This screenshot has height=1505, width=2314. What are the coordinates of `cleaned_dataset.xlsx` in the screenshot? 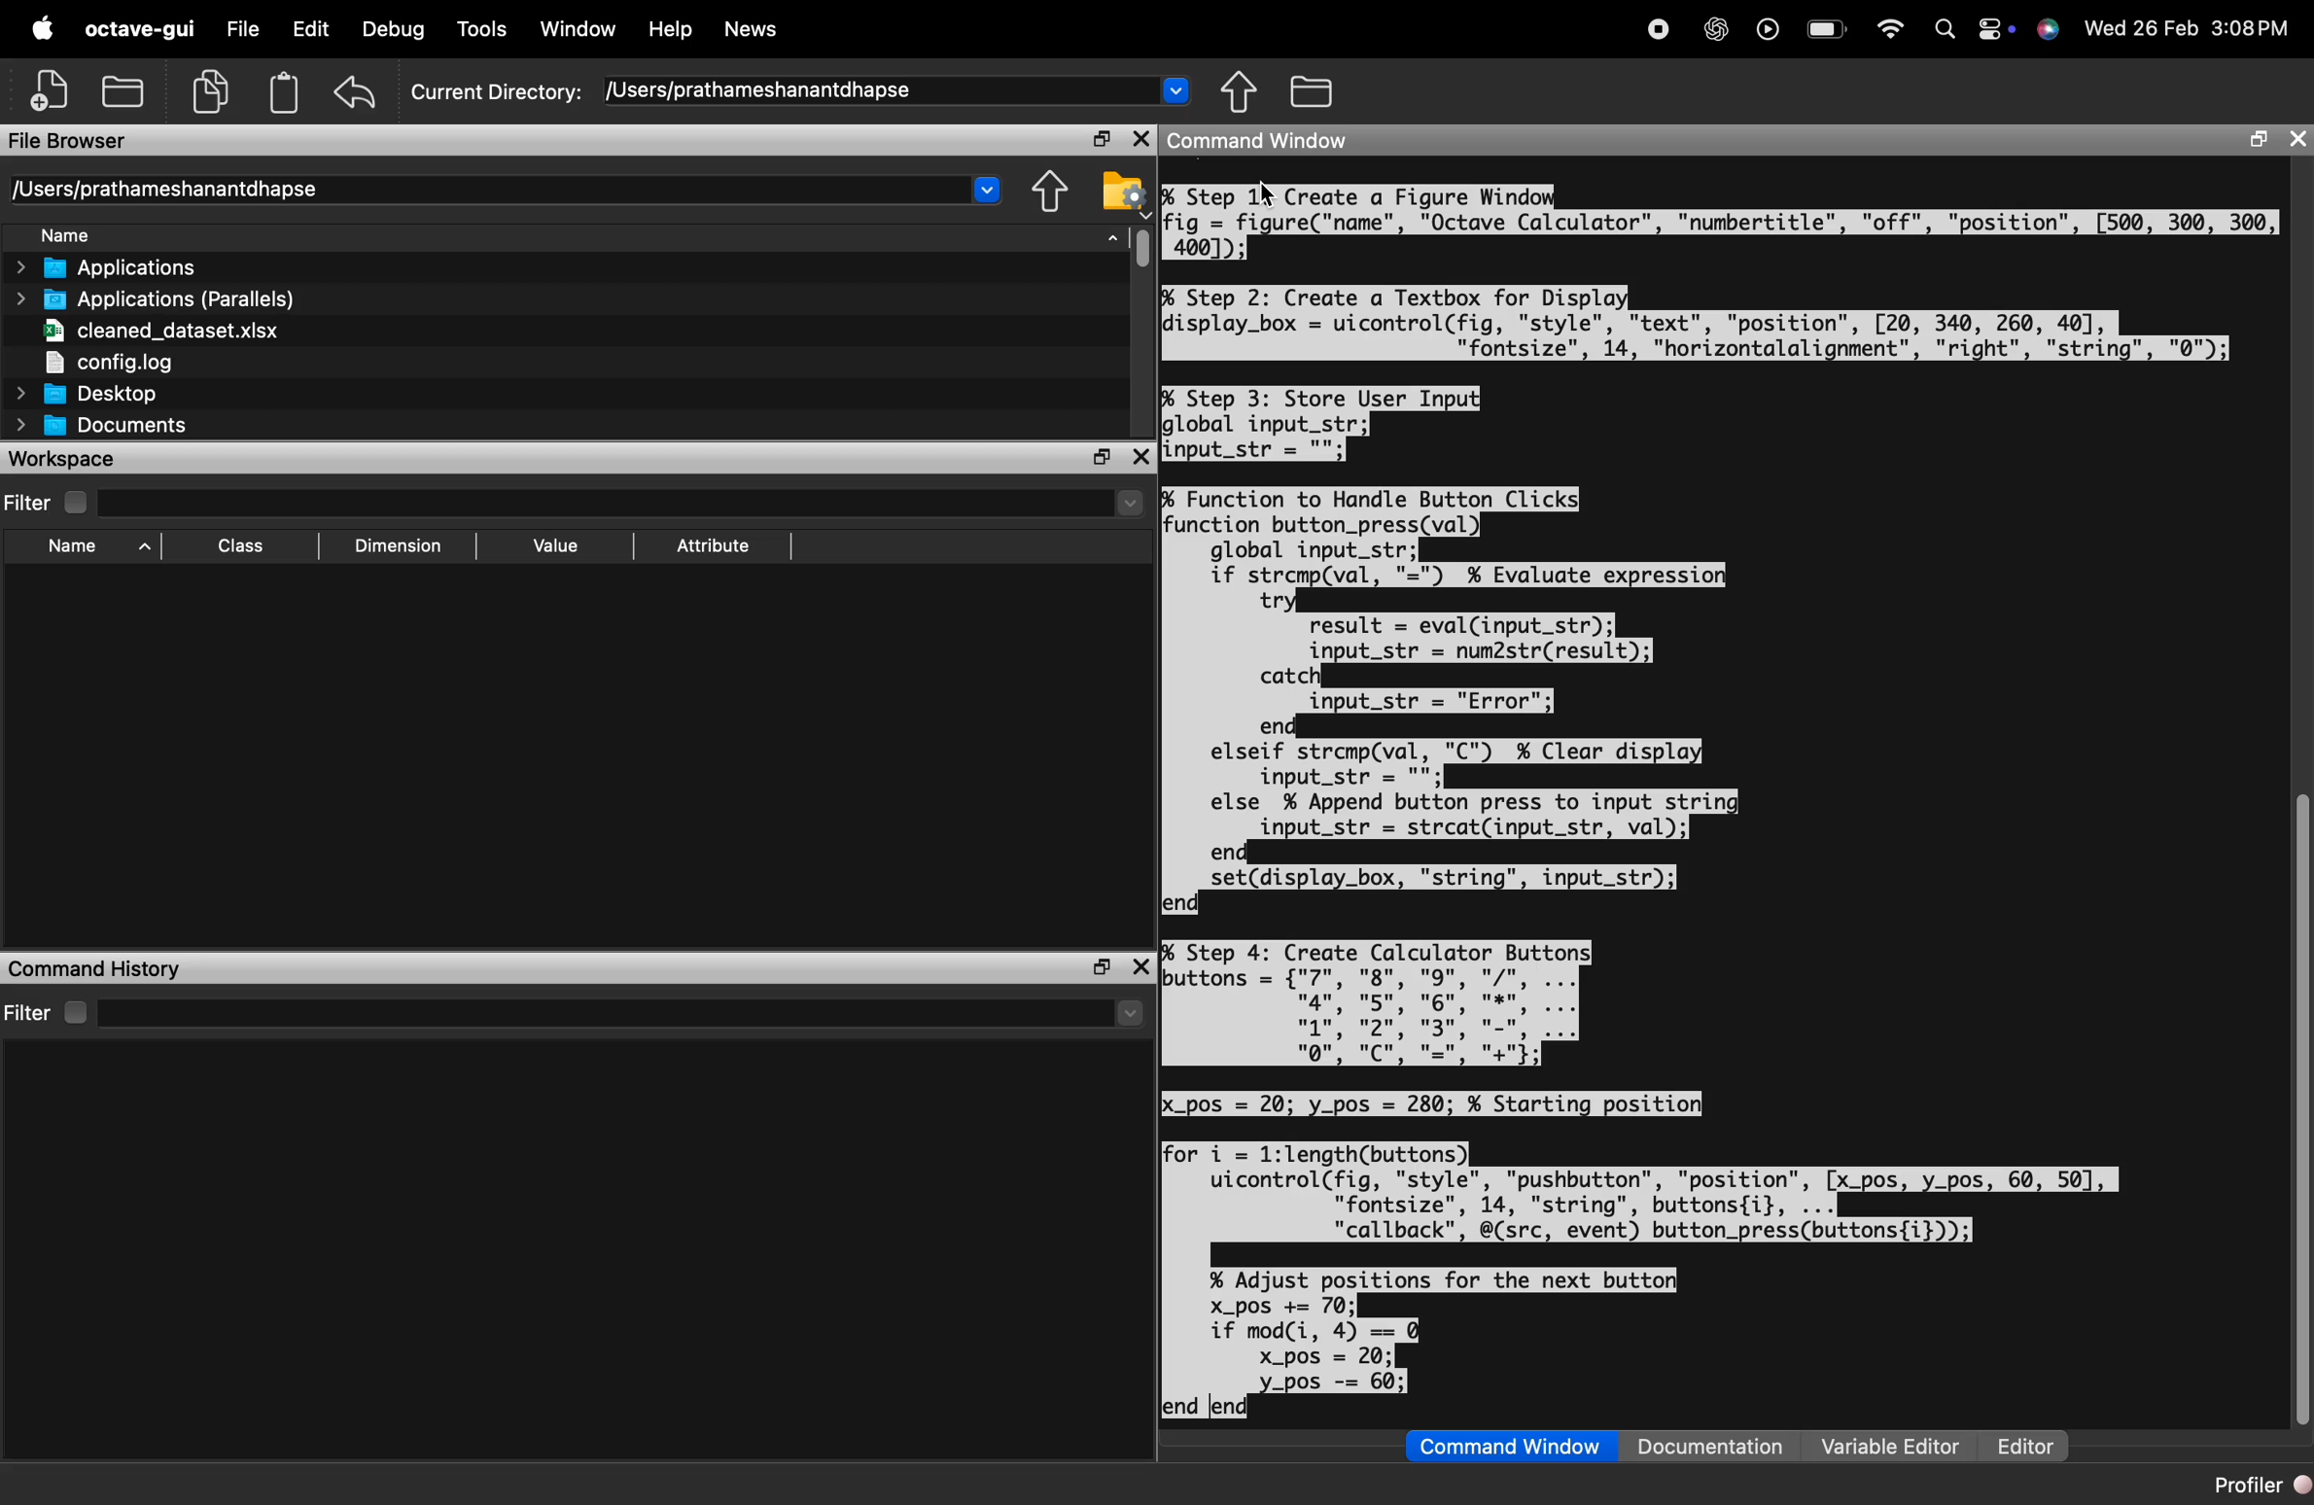 It's located at (164, 332).